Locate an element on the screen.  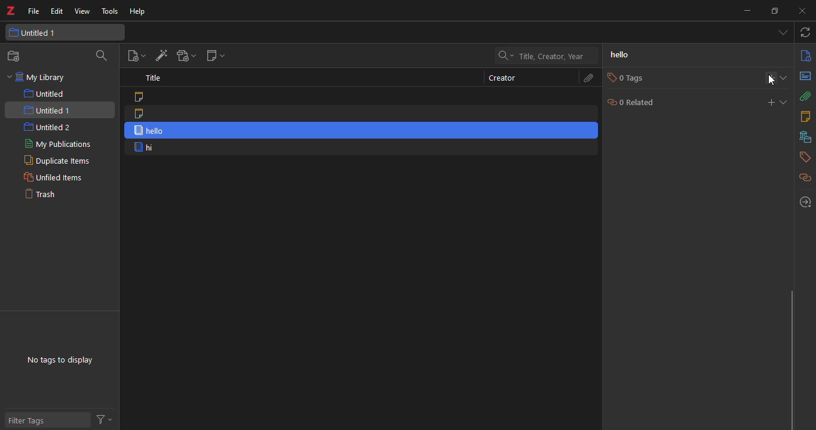
title is located at coordinates (156, 79).